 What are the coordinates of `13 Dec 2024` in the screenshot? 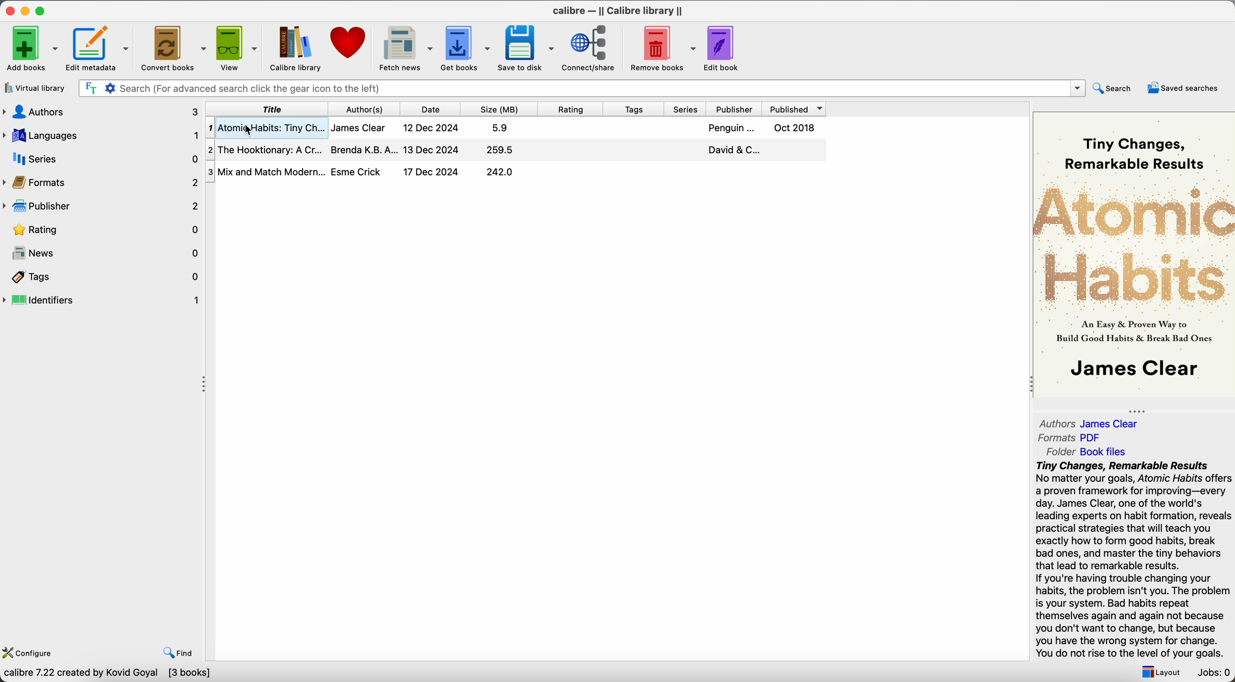 It's located at (432, 149).